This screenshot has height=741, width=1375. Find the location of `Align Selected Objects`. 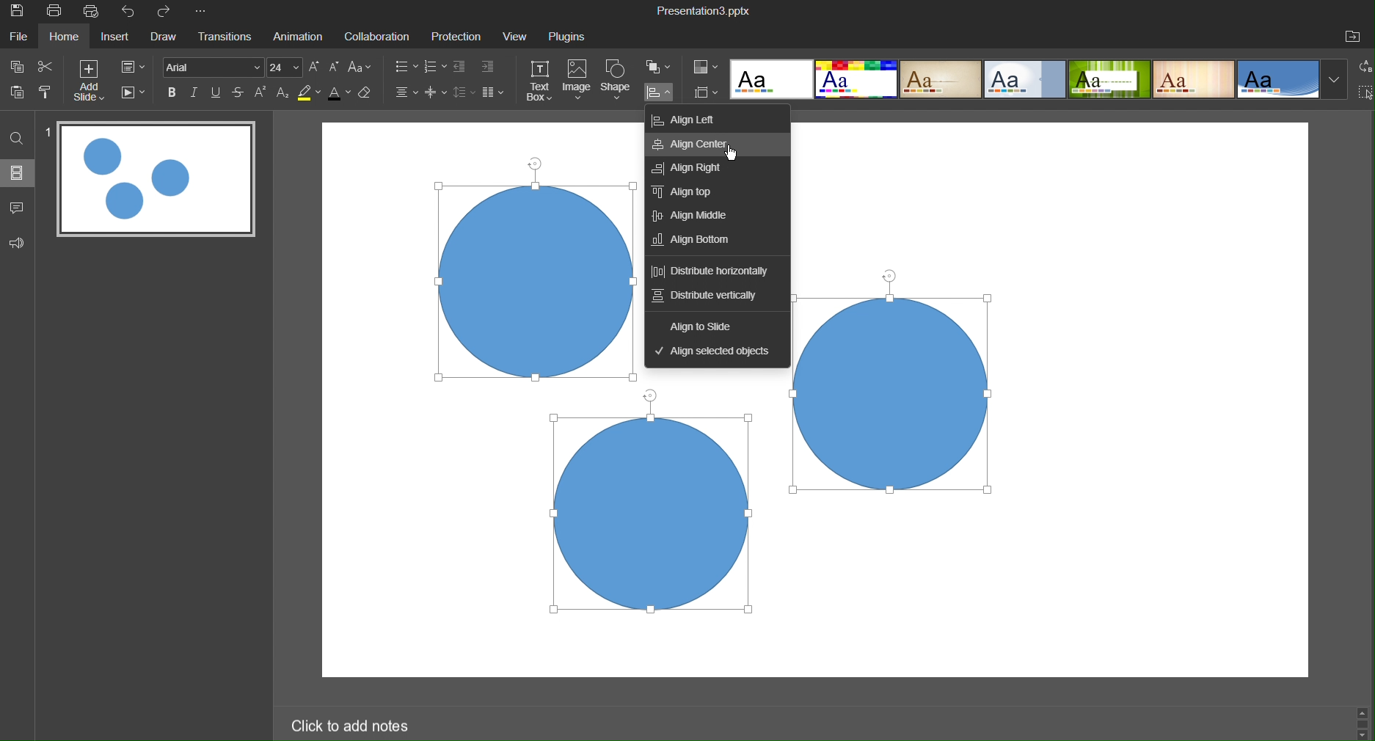

Align Selected Objects is located at coordinates (717, 350).